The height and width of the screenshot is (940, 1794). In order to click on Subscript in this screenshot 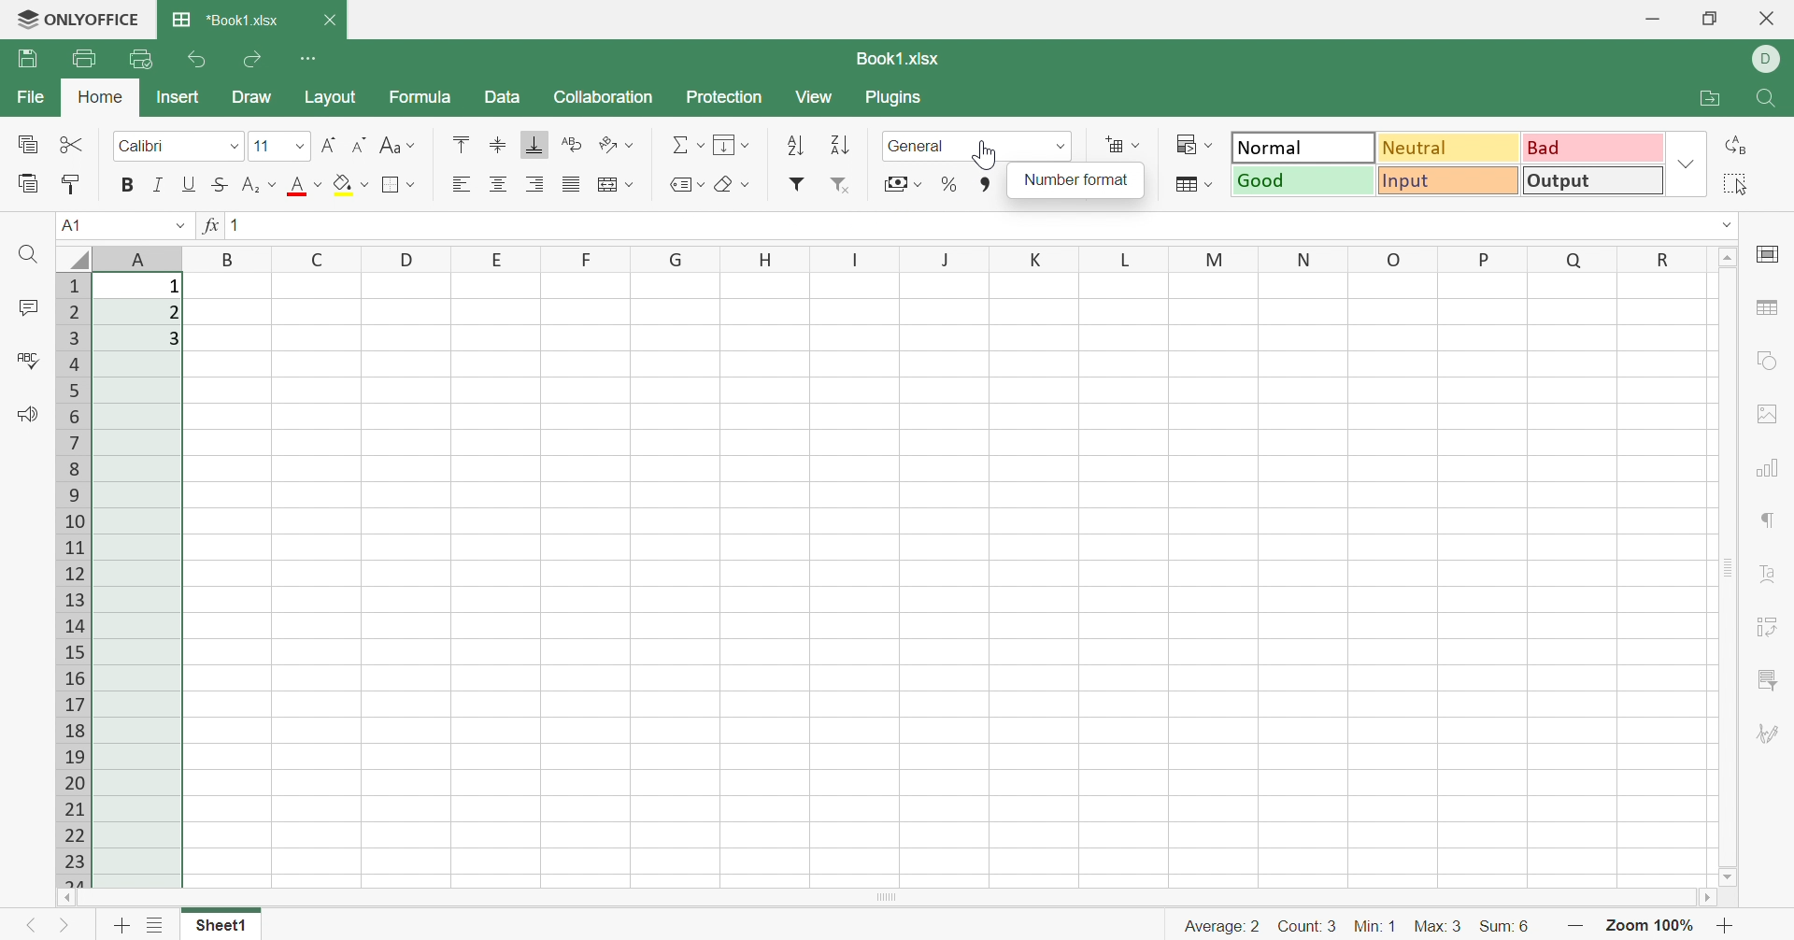, I will do `click(258, 185)`.